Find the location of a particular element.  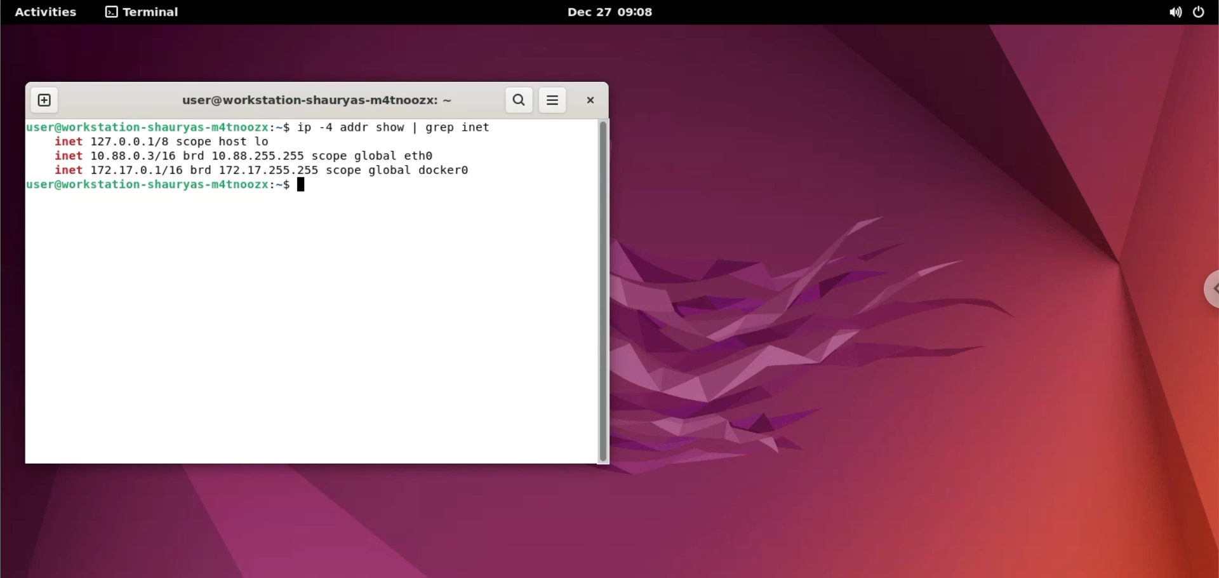

scrollbar is located at coordinates (605, 292).